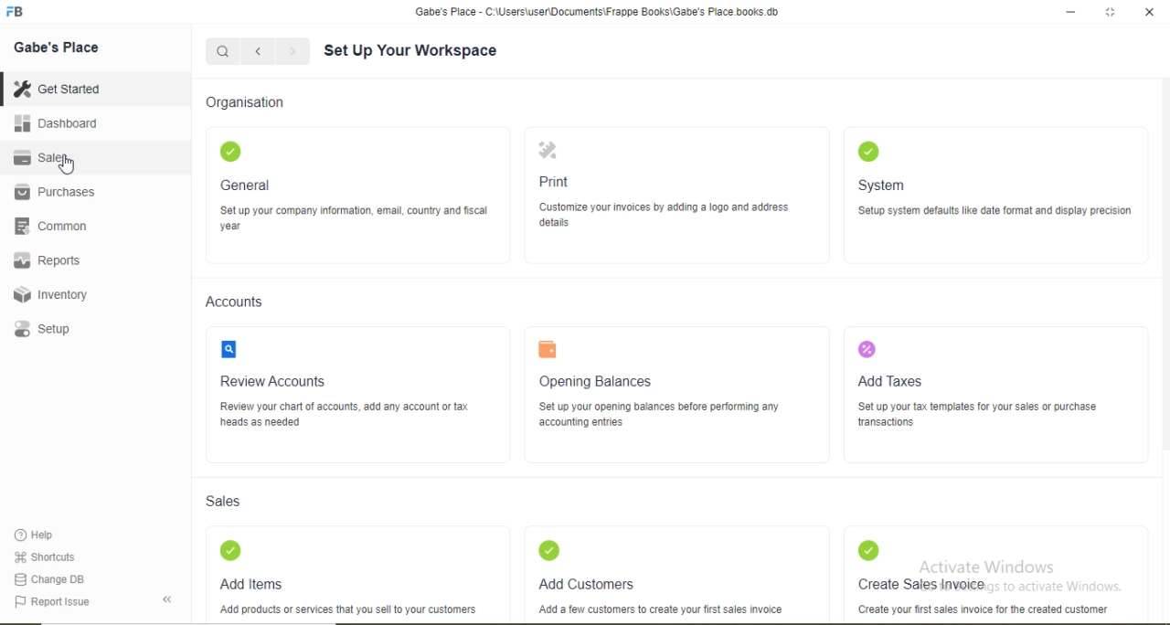 Image resolution: width=1170 pixels, height=625 pixels. Describe the element at coordinates (680, 609) in the screenshot. I see `Add a few customers 10 create your first sales nvoice` at that location.